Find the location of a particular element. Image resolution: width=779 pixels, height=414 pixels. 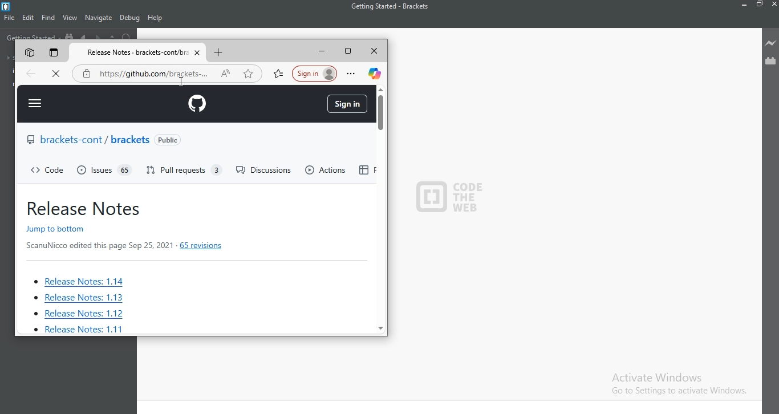

menu is located at coordinates (35, 104).